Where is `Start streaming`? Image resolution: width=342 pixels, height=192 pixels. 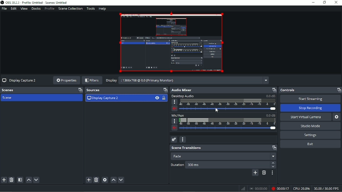 Start streaming is located at coordinates (310, 99).